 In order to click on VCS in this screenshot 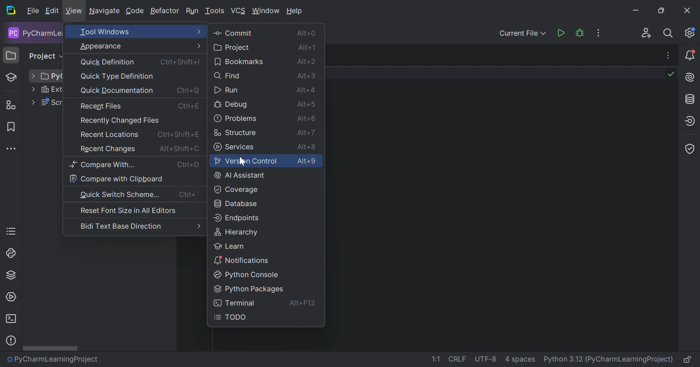, I will do `click(238, 11)`.